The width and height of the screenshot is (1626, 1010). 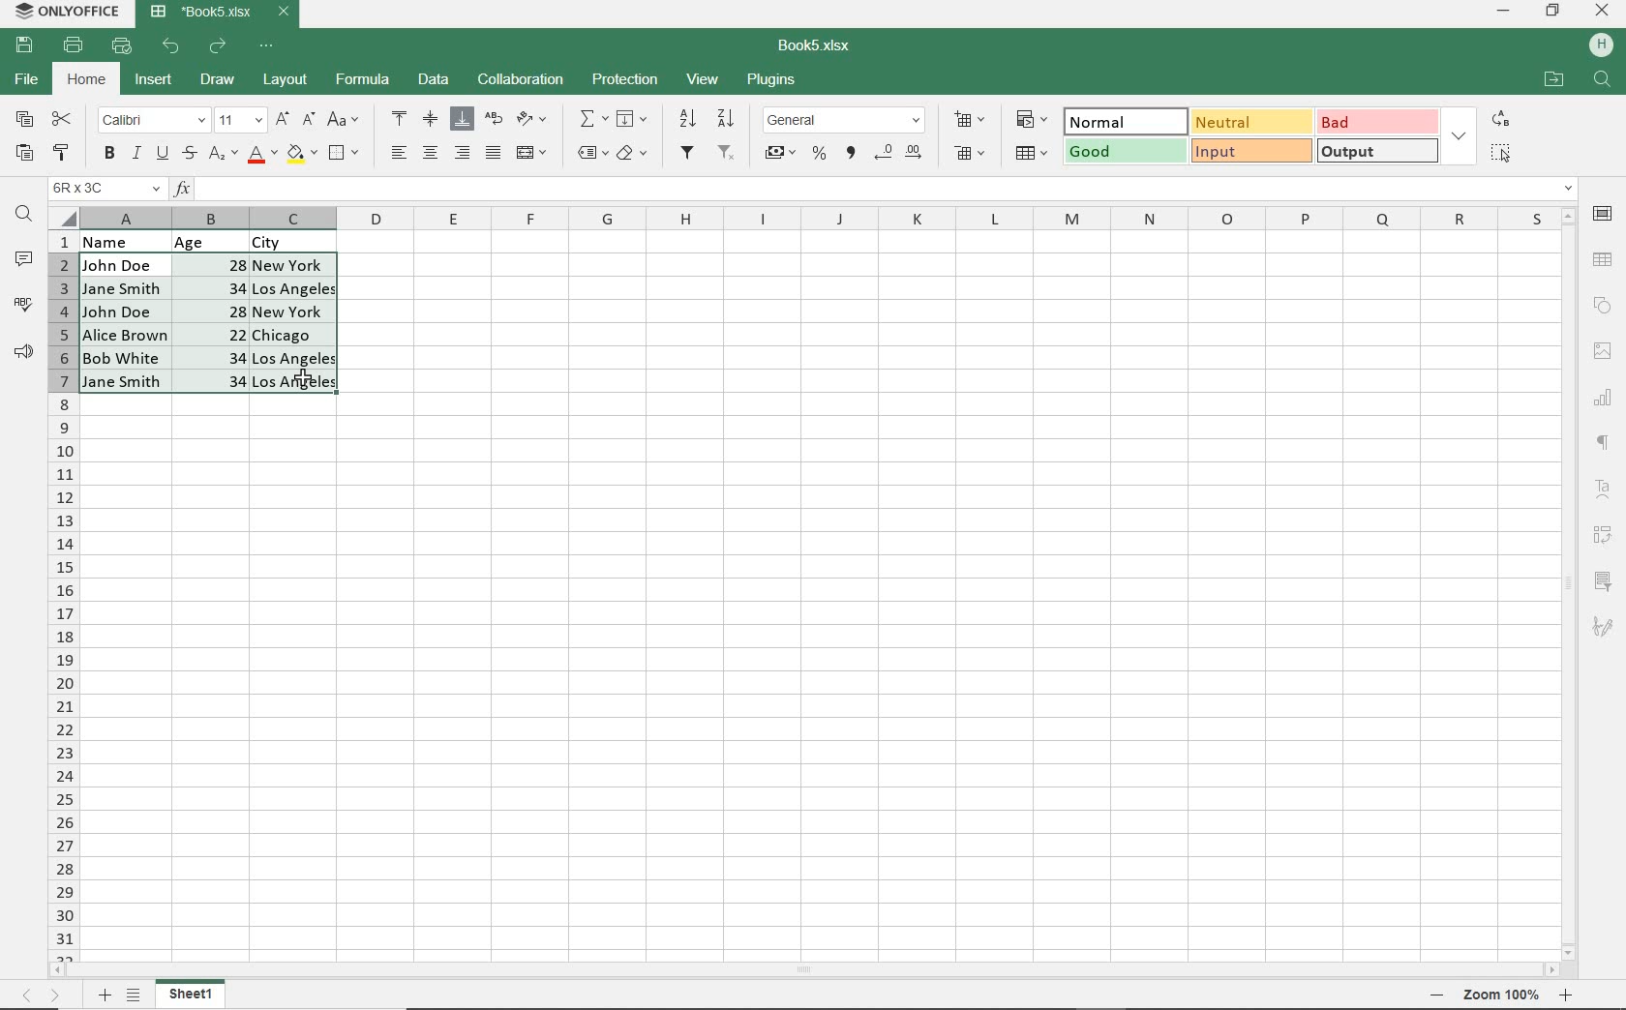 What do you see at coordinates (300, 374) in the screenshot?
I see `cursor` at bounding box center [300, 374].